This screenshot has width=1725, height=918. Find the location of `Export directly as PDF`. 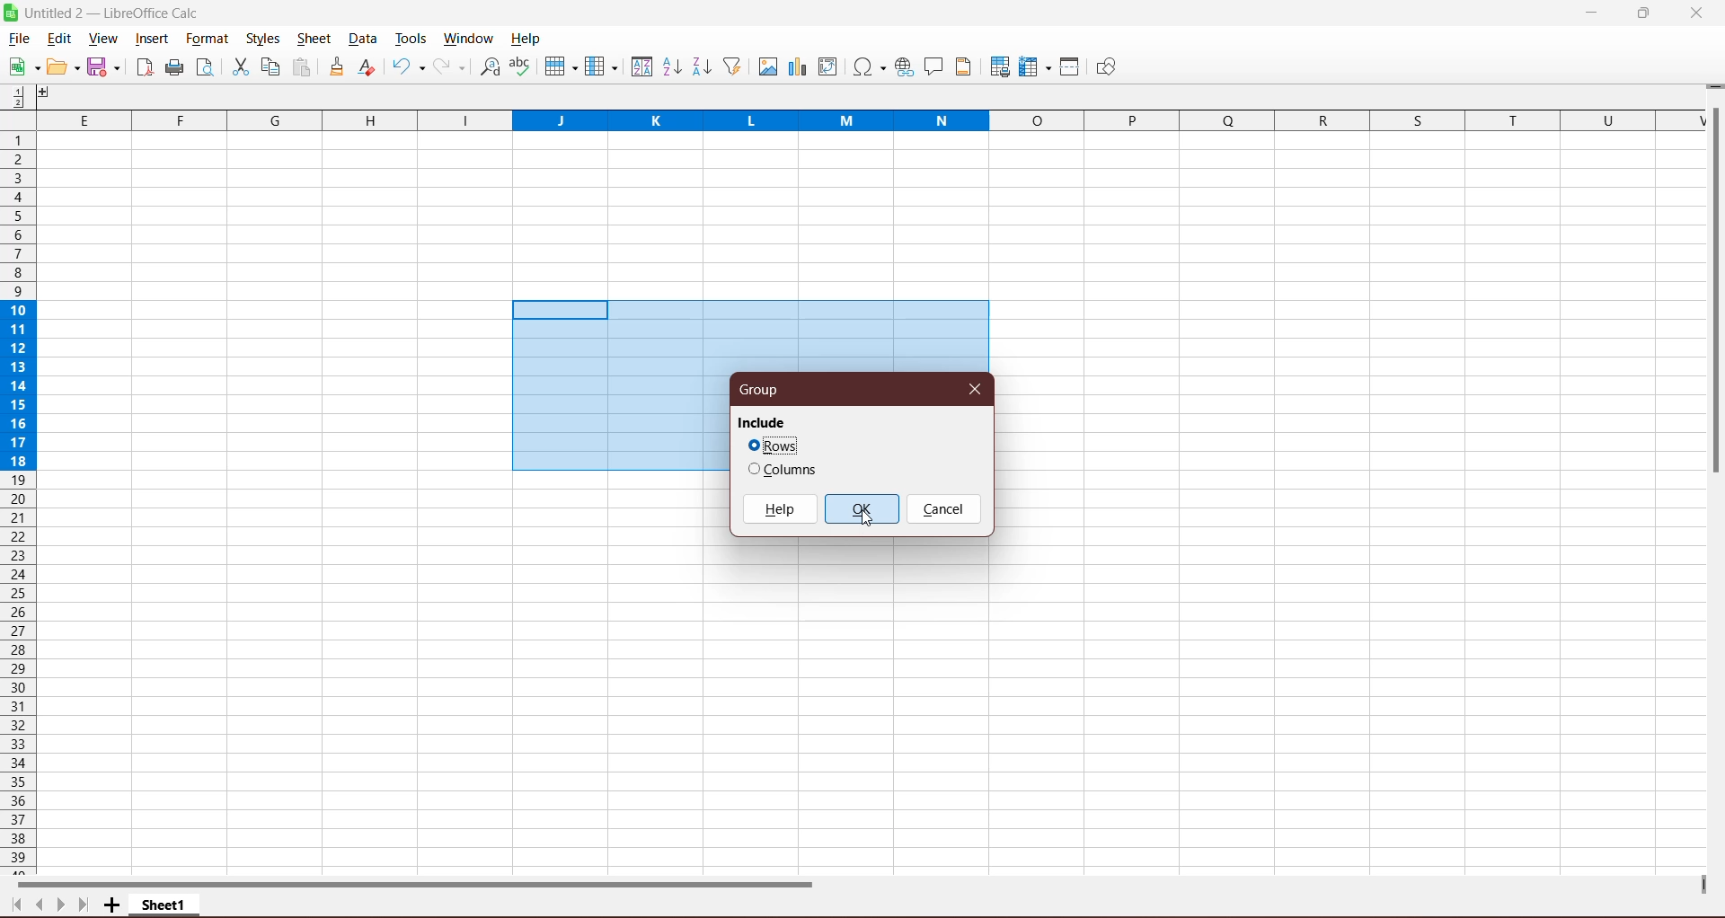

Export directly as PDF is located at coordinates (143, 69).